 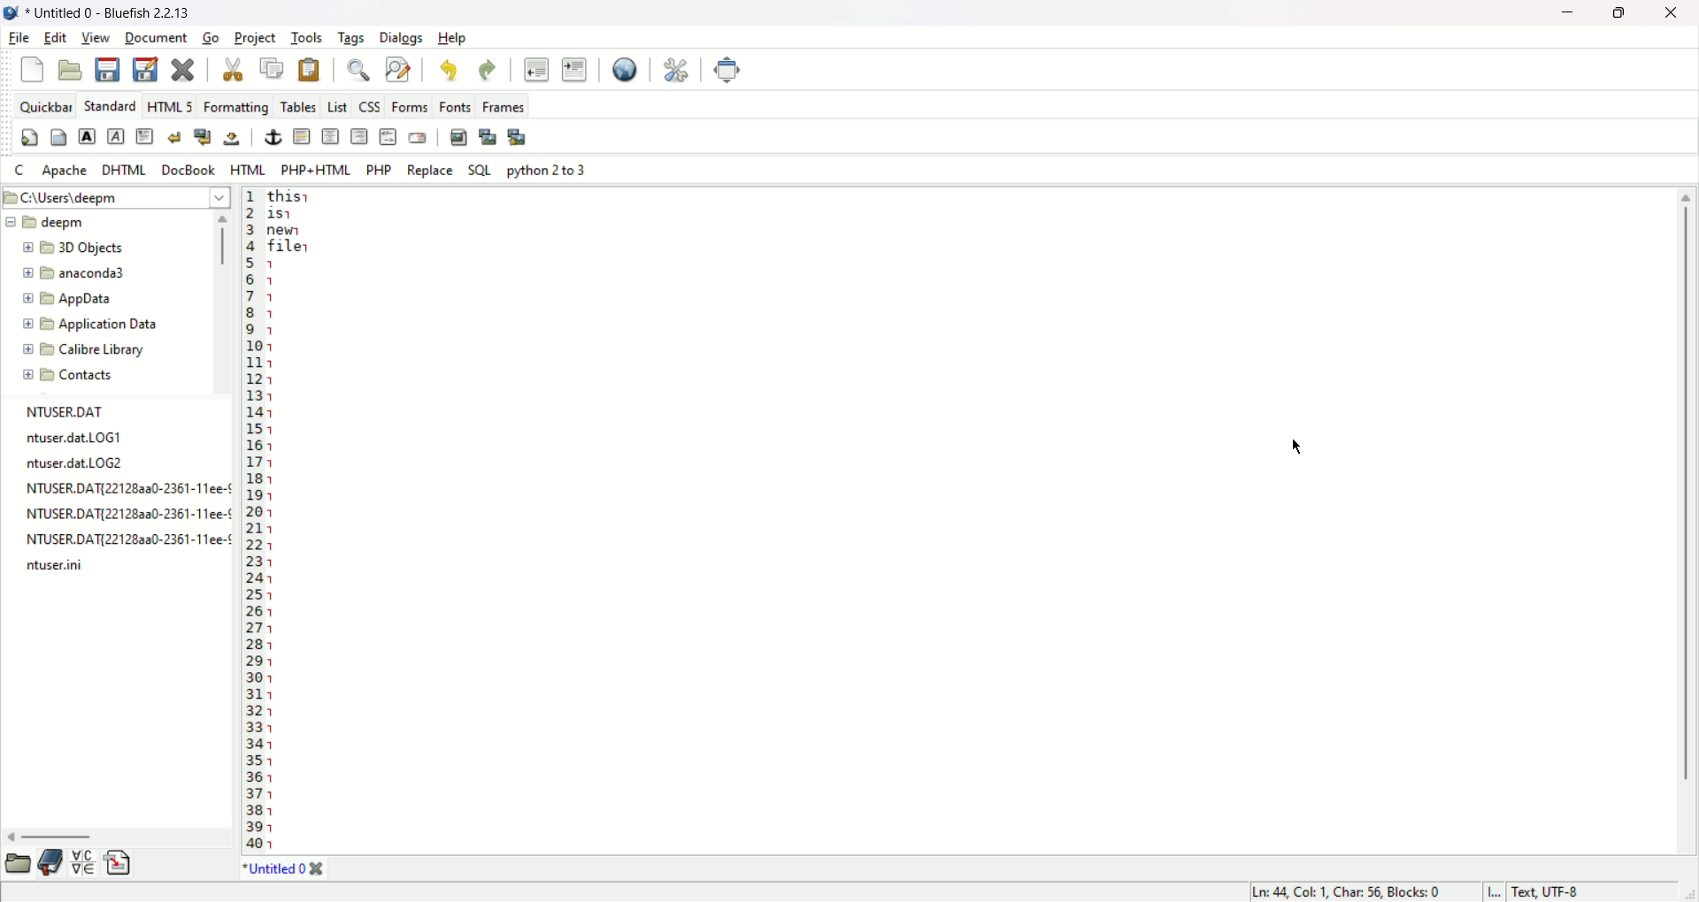 I want to click on insert thumbnail, so click(x=488, y=136).